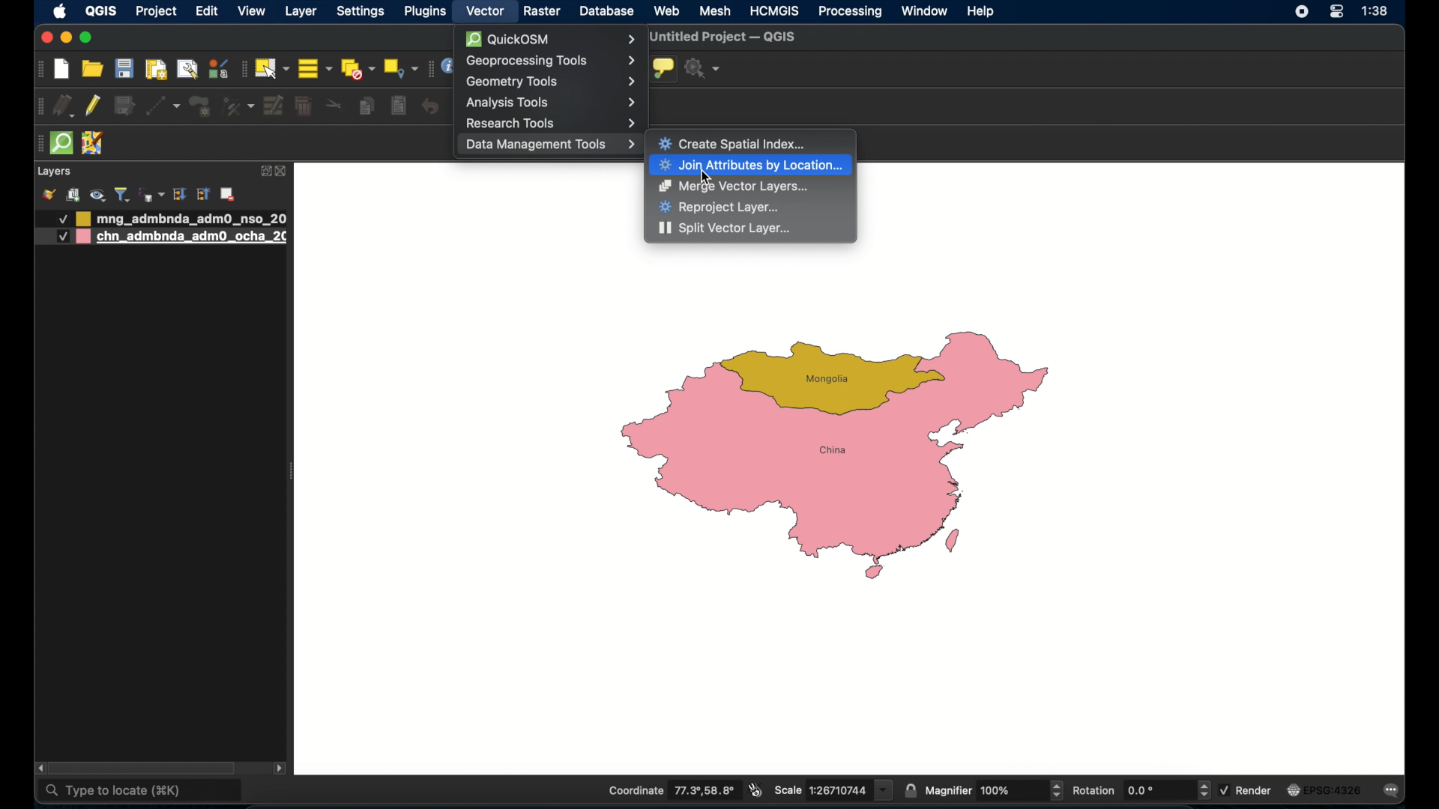 The width and height of the screenshot is (1439, 809). Describe the element at coordinates (842, 459) in the screenshot. I see `maps of china and Mongolia` at that location.